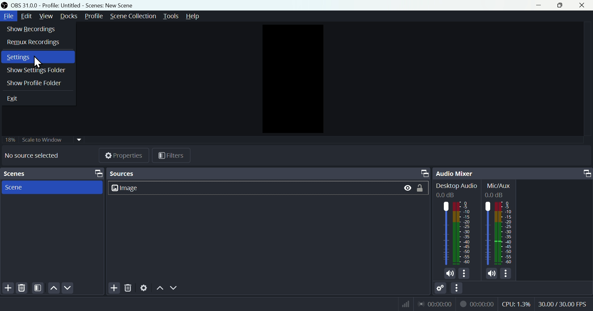 The width and height of the screenshot is (593, 311). Describe the element at coordinates (194, 16) in the screenshot. I see `help` at that location.